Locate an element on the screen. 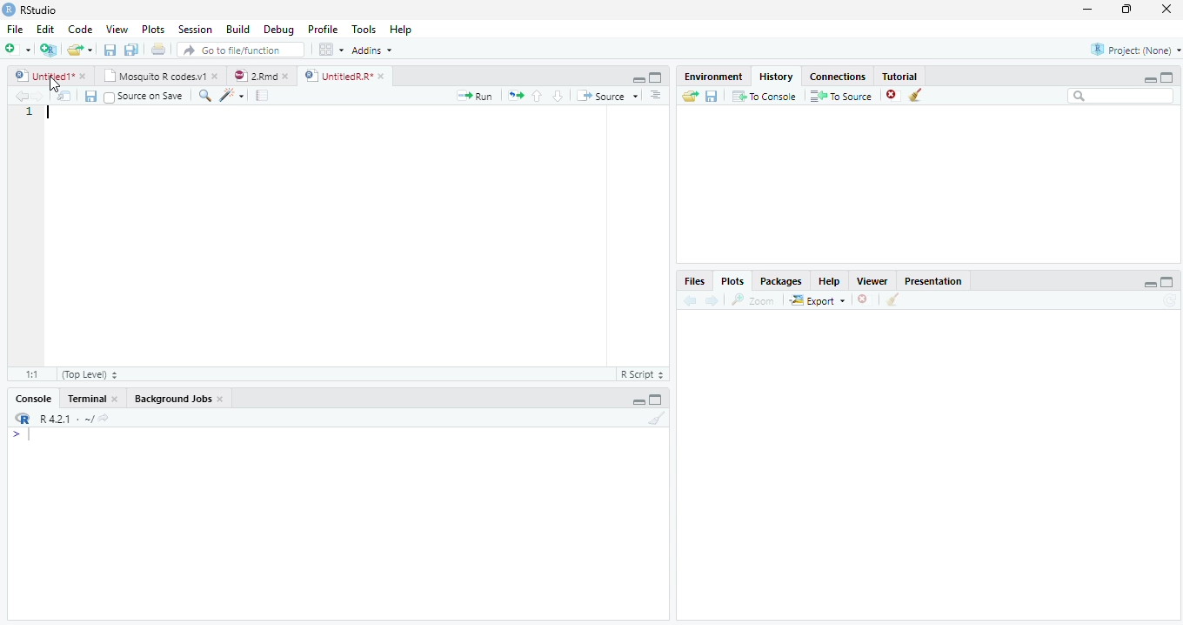 This screenshot has height=625, width=1183. Minimize is located at coordinates (1088, 9).